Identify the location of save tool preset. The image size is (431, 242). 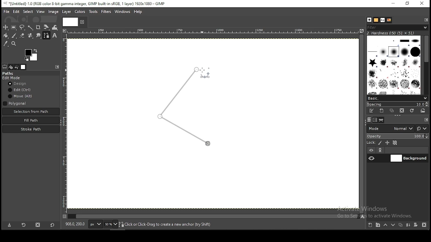
(8, 225).